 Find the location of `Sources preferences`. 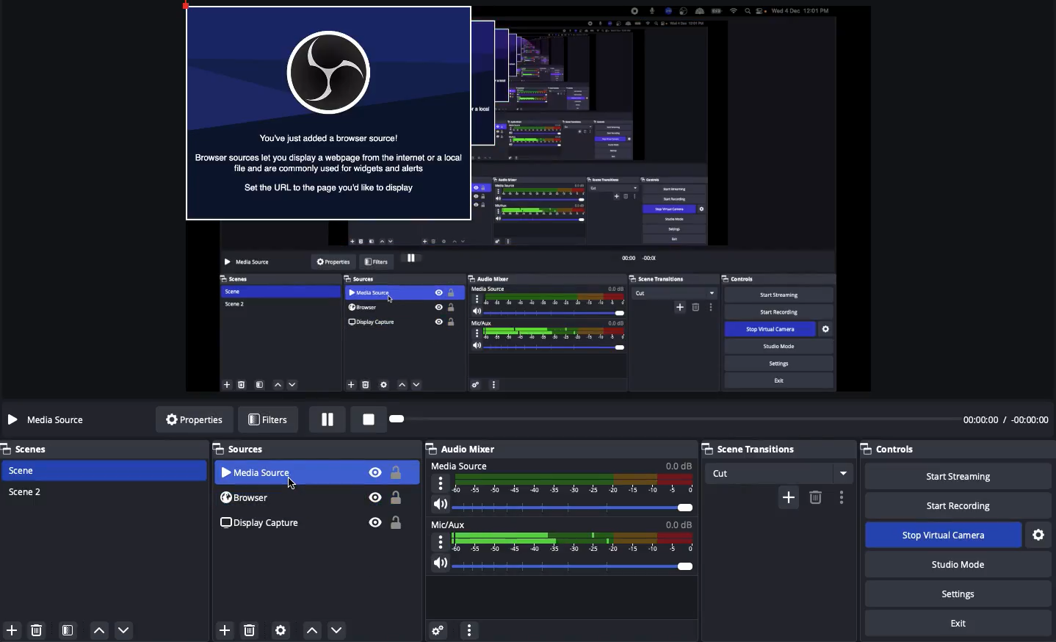

Sources preferences is located at coordinates (281, 630).